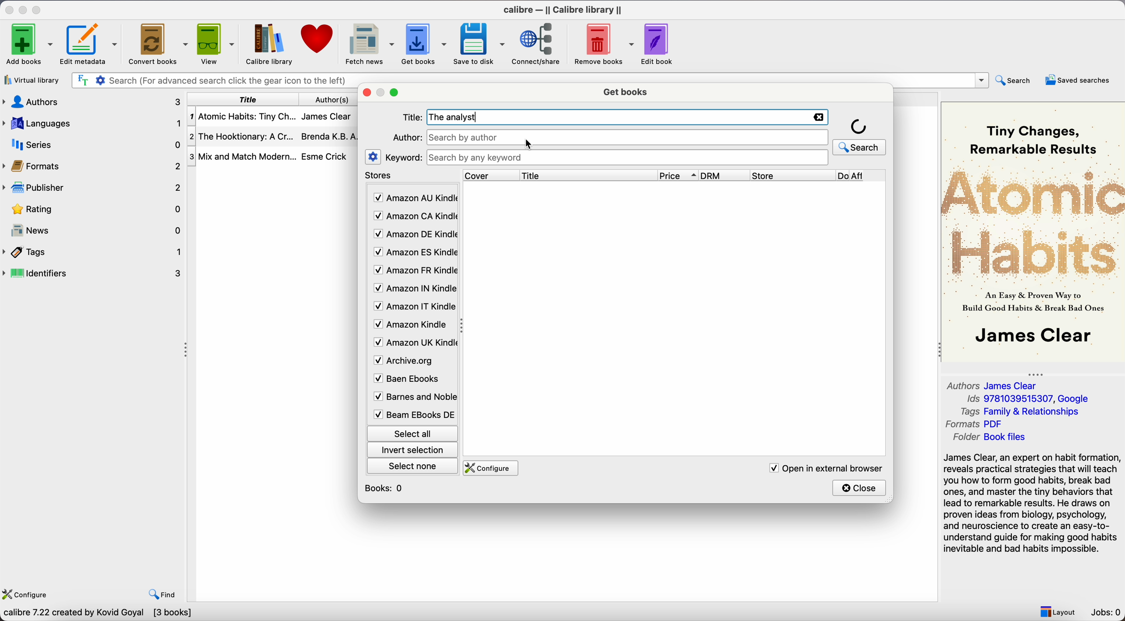 The image size is (1125, 621). What do you see at coordinates (414, 254) in the screenshot?
I see `Amazon ES Kindle` at bounding box center [414, 254].